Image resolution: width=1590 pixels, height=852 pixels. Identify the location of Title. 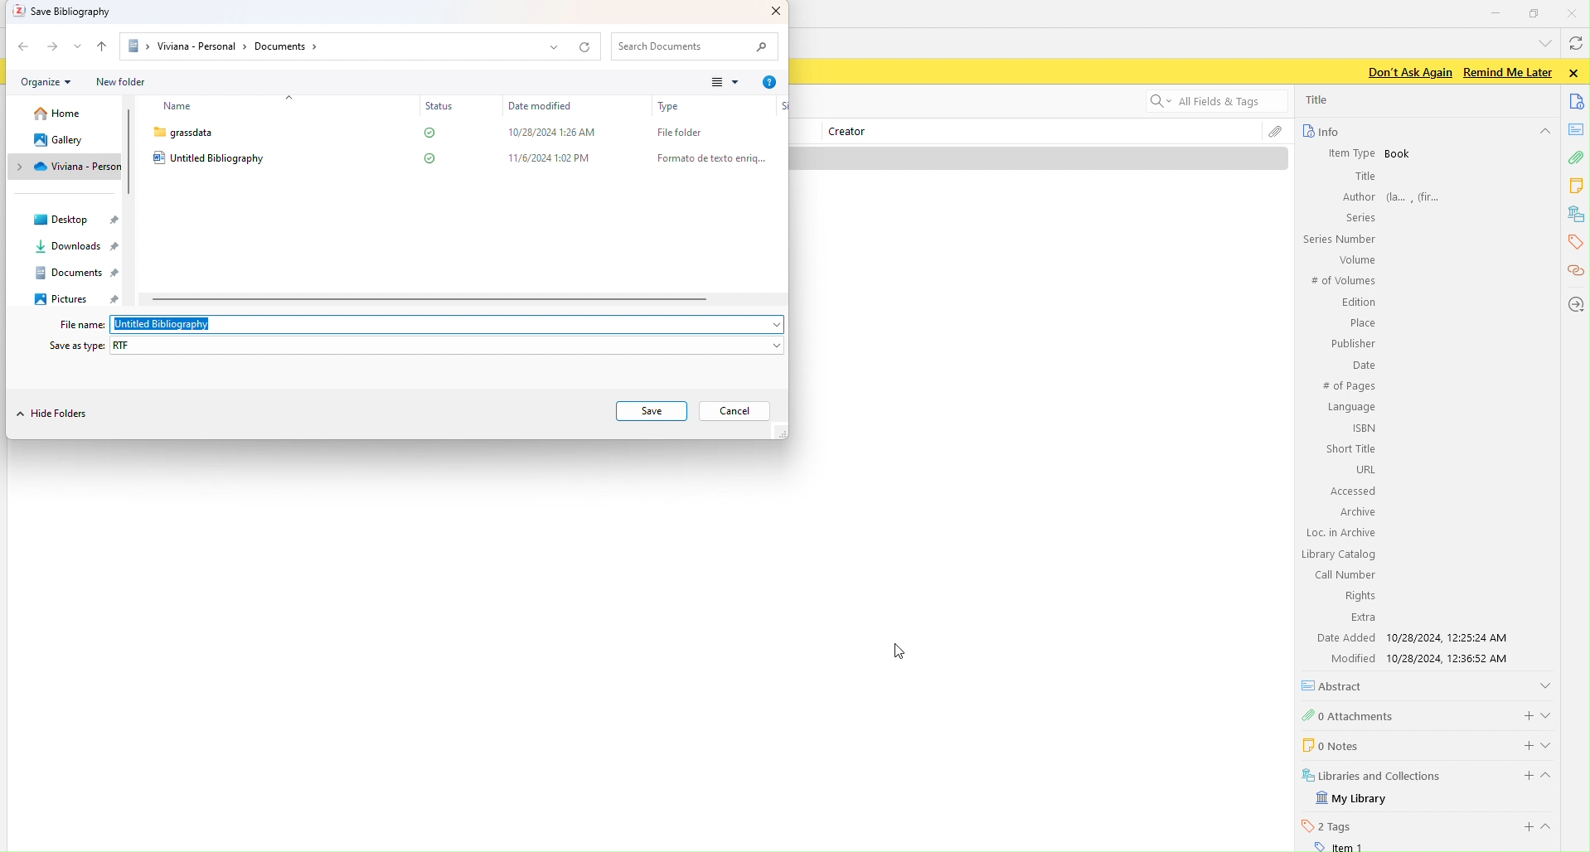
(1319, 99).